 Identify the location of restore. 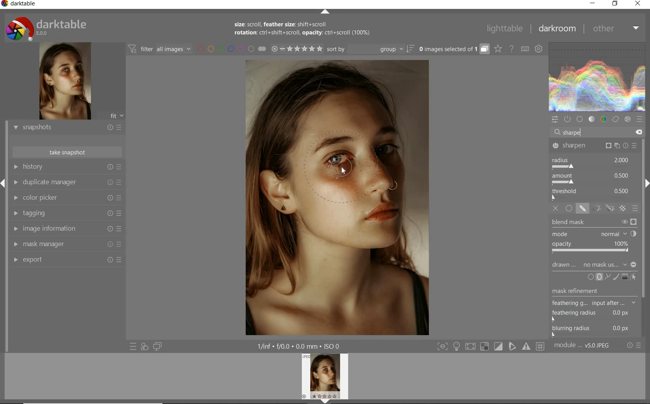
(615, 3).